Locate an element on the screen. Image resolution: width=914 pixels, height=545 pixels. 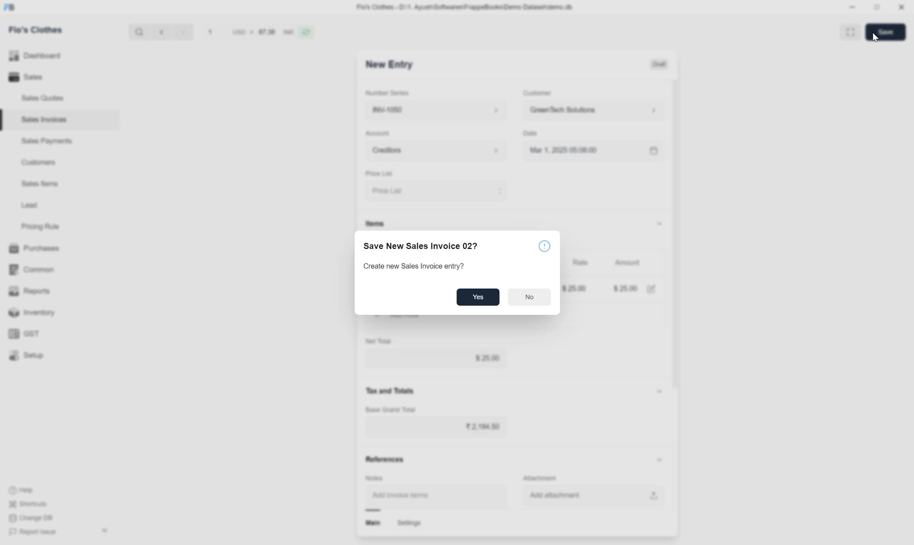
Sales  is located at coordinates (42, 77).